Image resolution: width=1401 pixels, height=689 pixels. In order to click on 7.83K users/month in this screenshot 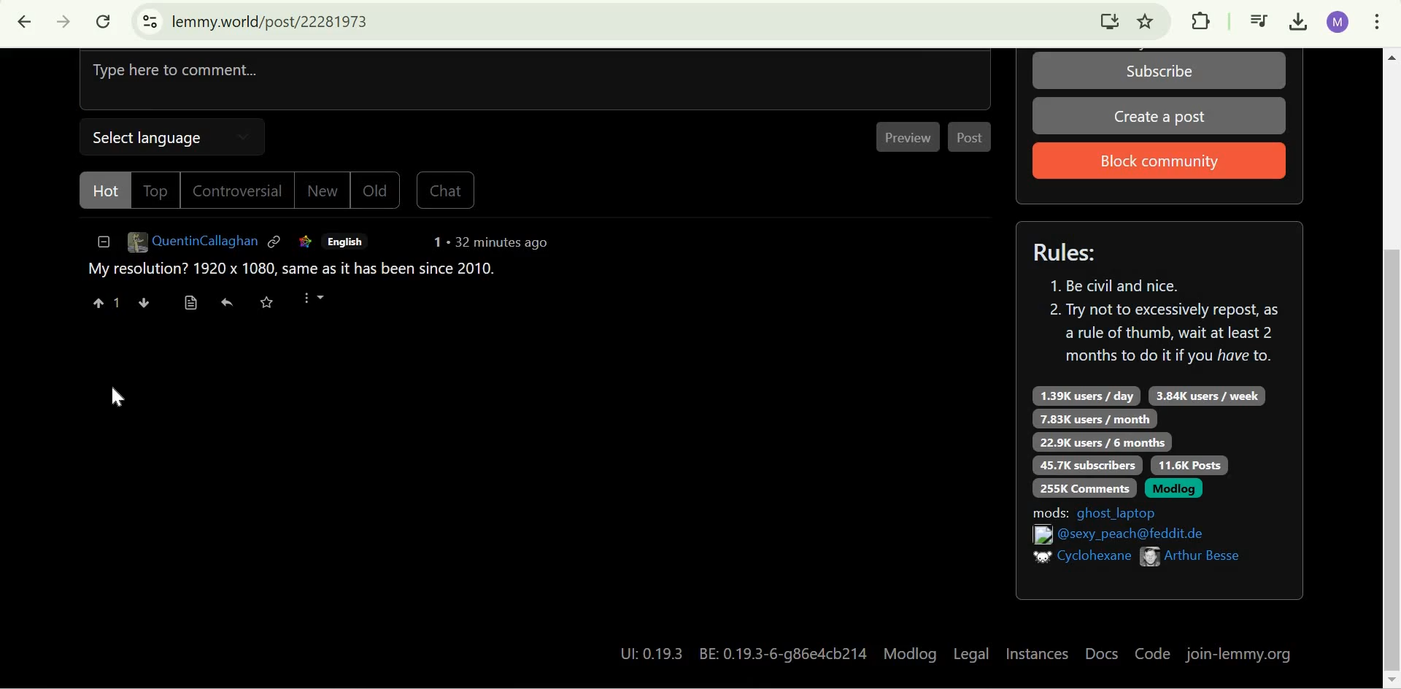, I will do `click(1095, 419)`.